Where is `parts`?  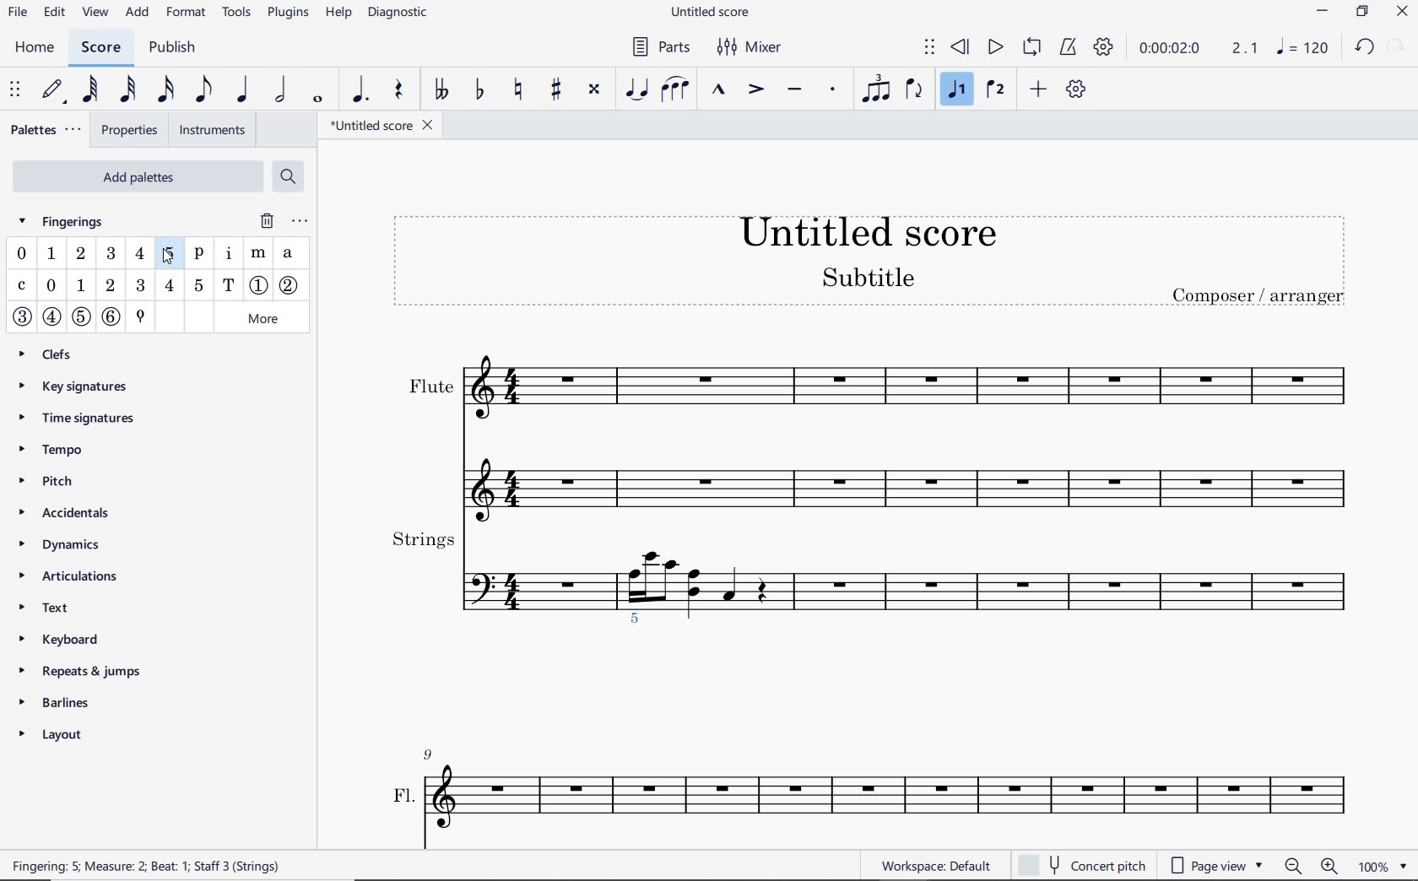 parts is located at coordinates (658, 46).